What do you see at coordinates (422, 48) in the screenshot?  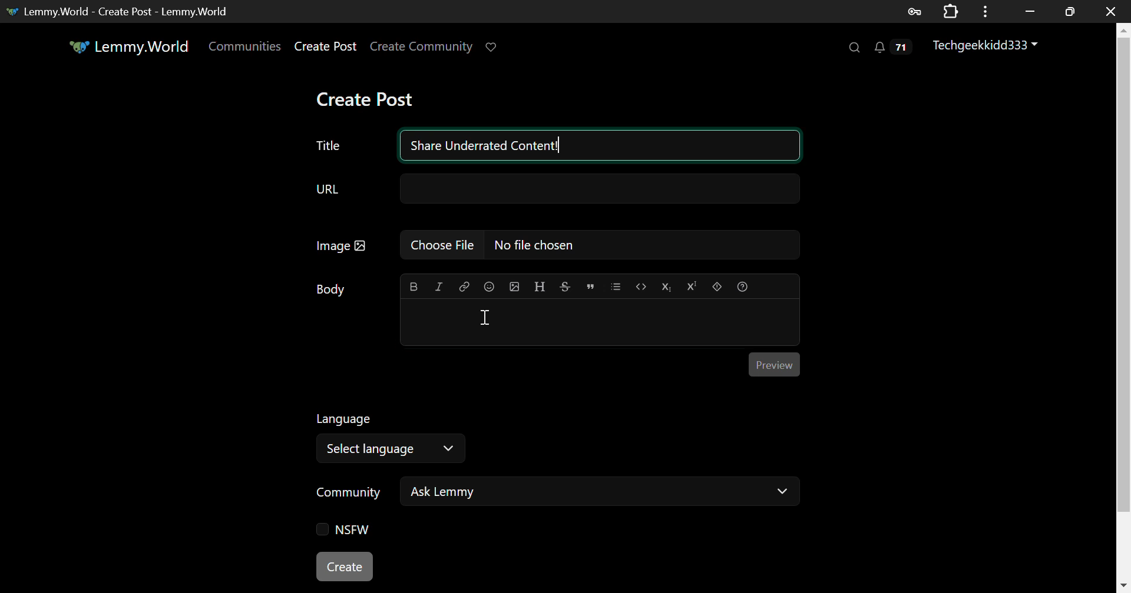 I see `Create Community` at bounding box center [422, 48].